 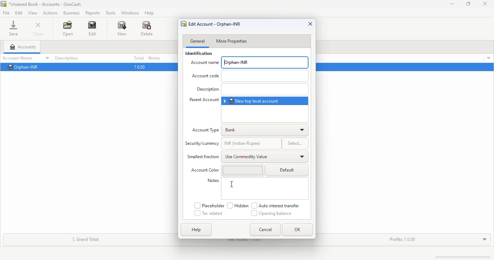 What do you see at coordinates (295, 143) in the screenshot?
I see `select` at bounding box center [295, 143].